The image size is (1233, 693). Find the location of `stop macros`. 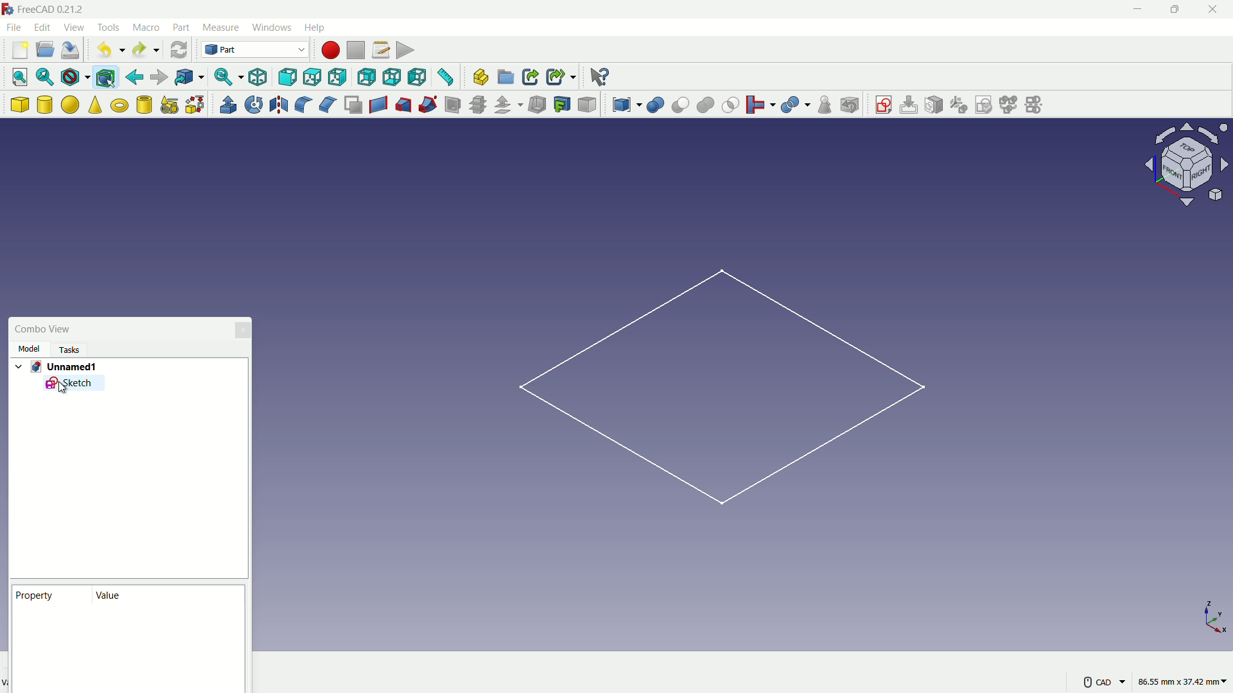

stop macros is located at coordinates (356, 51).